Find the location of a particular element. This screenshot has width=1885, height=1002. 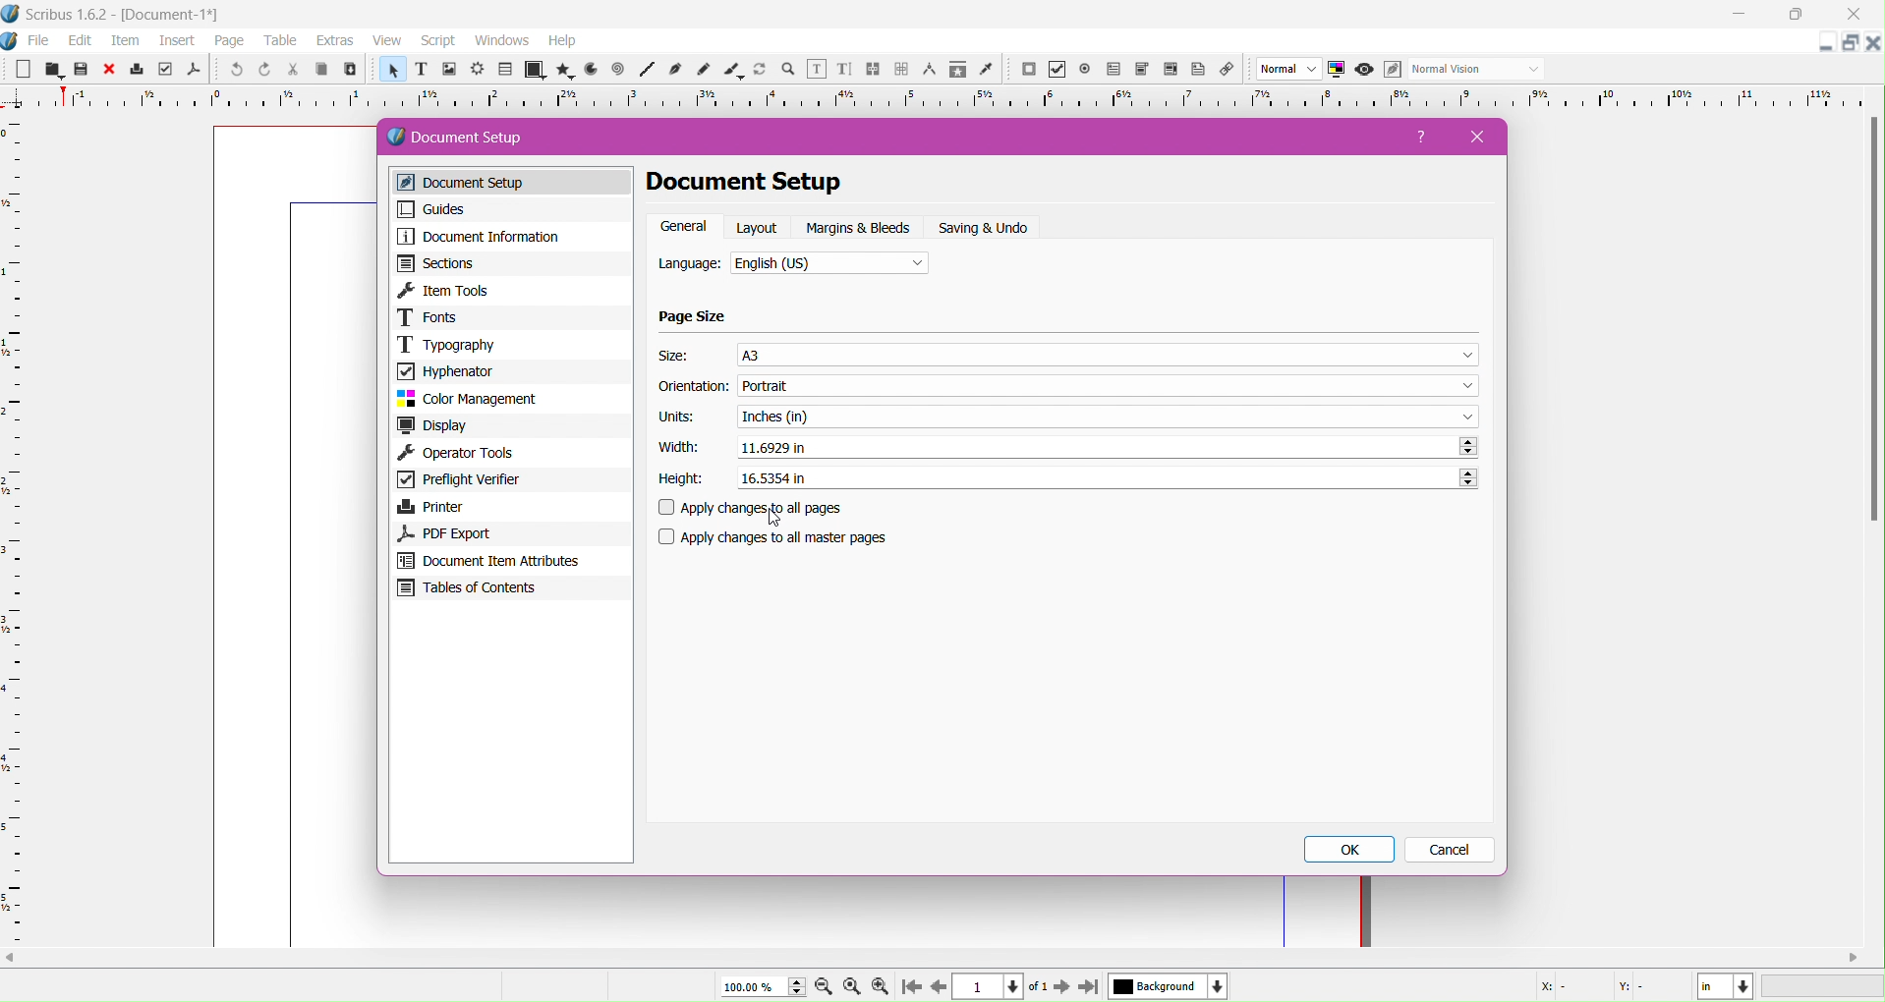

pdf list box is located at coordinates (1142, 70).